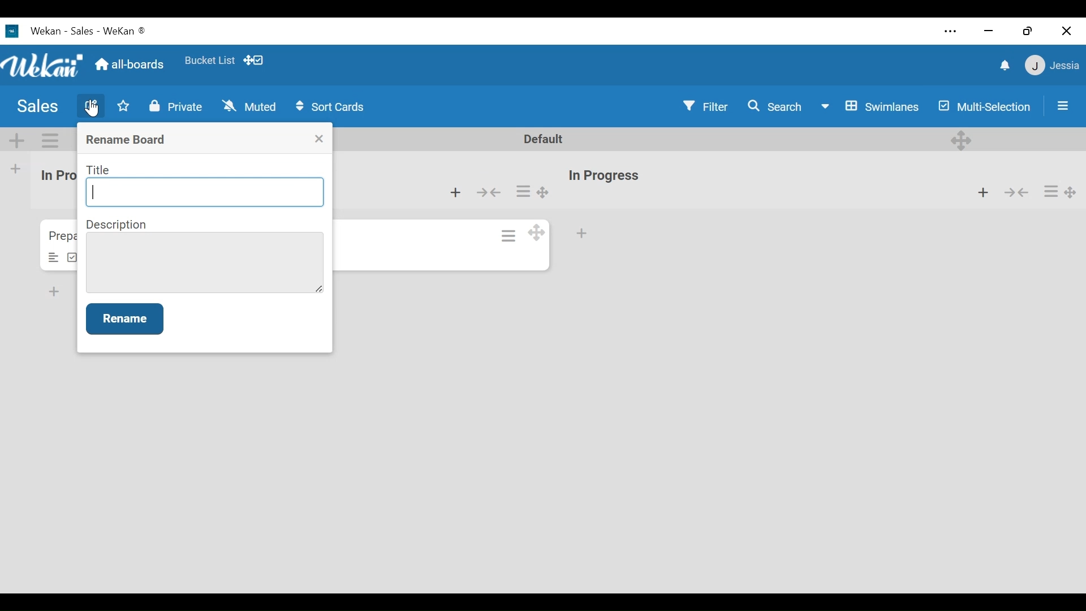  What do you see at coordinates (603, 177) in the screenshot?
I see `List name` at bounding box center [603, 177].